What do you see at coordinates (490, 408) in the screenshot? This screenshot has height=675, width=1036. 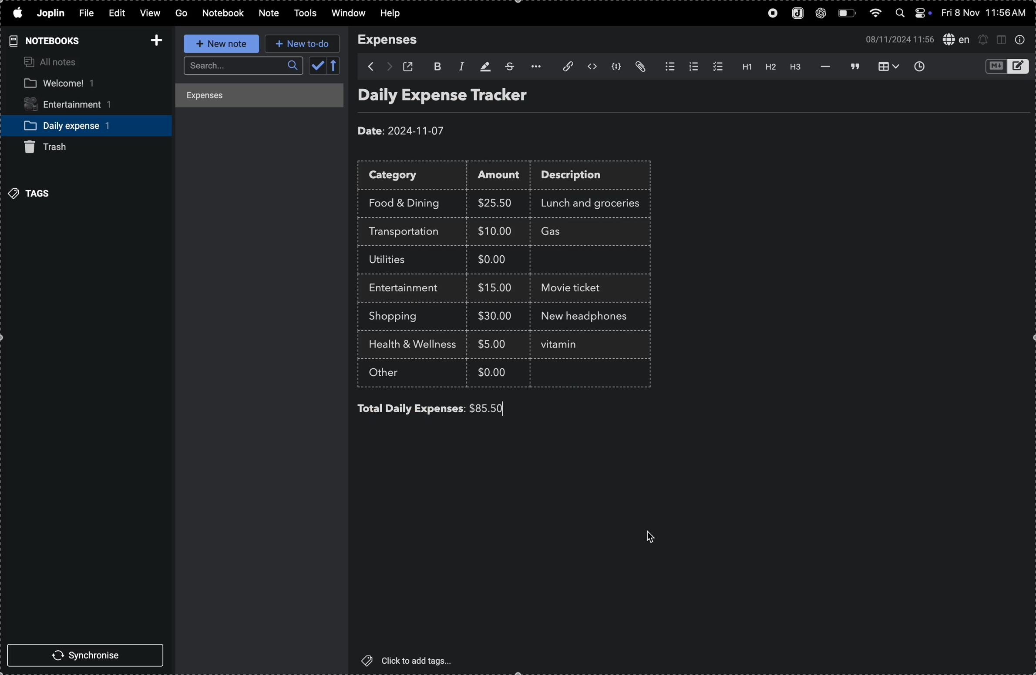 I see `$85.00` at bounding box center [490, 408].